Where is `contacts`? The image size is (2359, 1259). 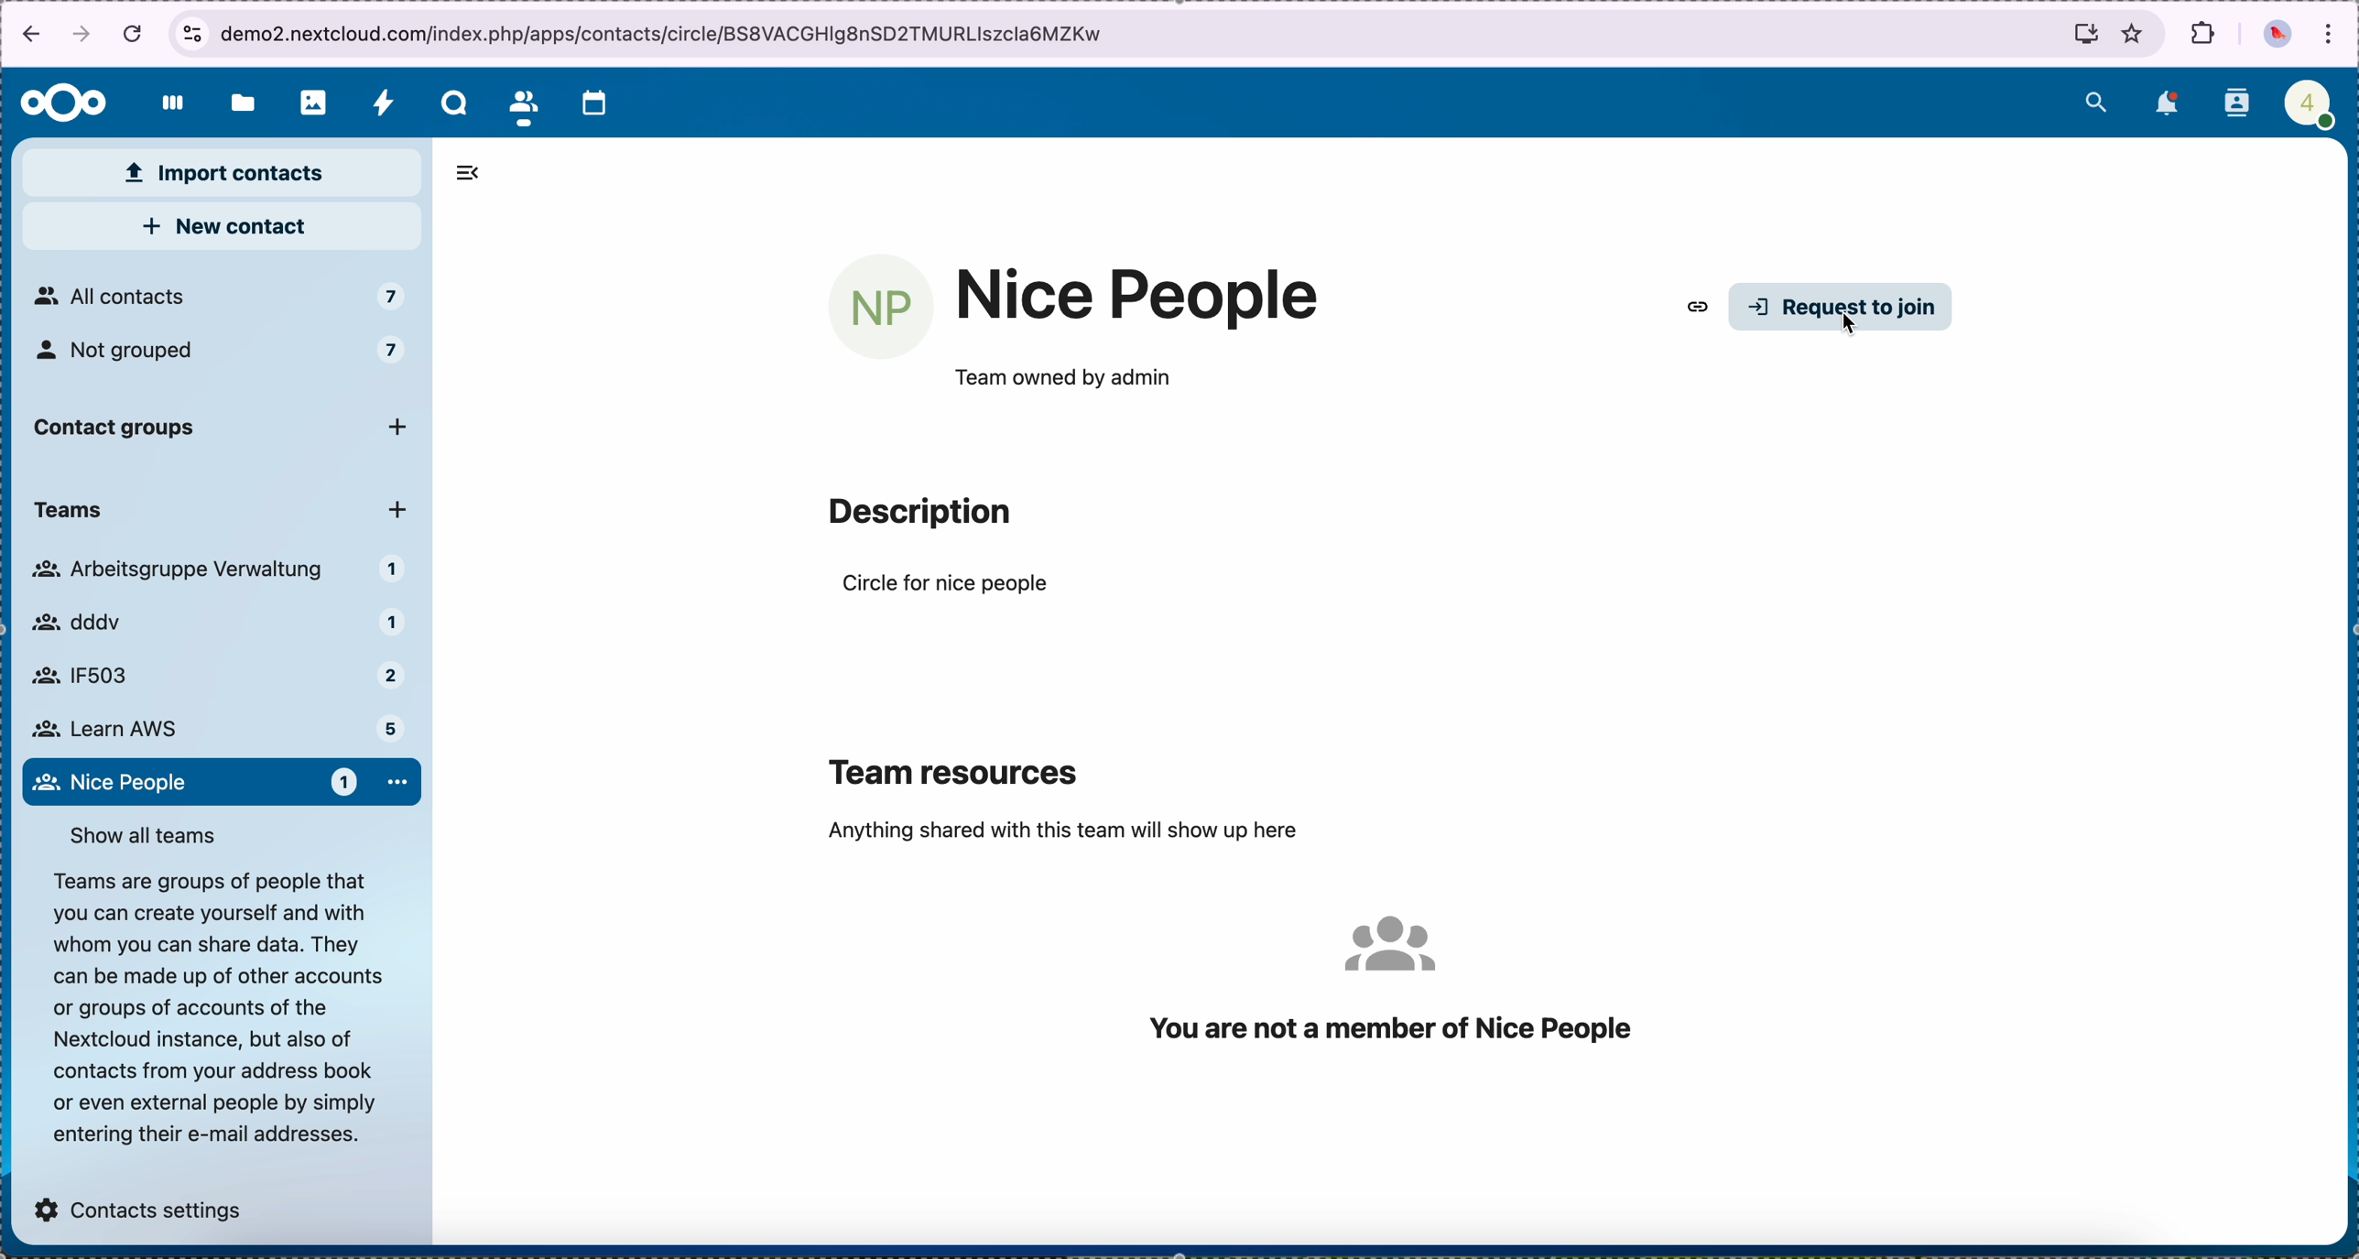 contacts is located at coordinates (2235, 103).